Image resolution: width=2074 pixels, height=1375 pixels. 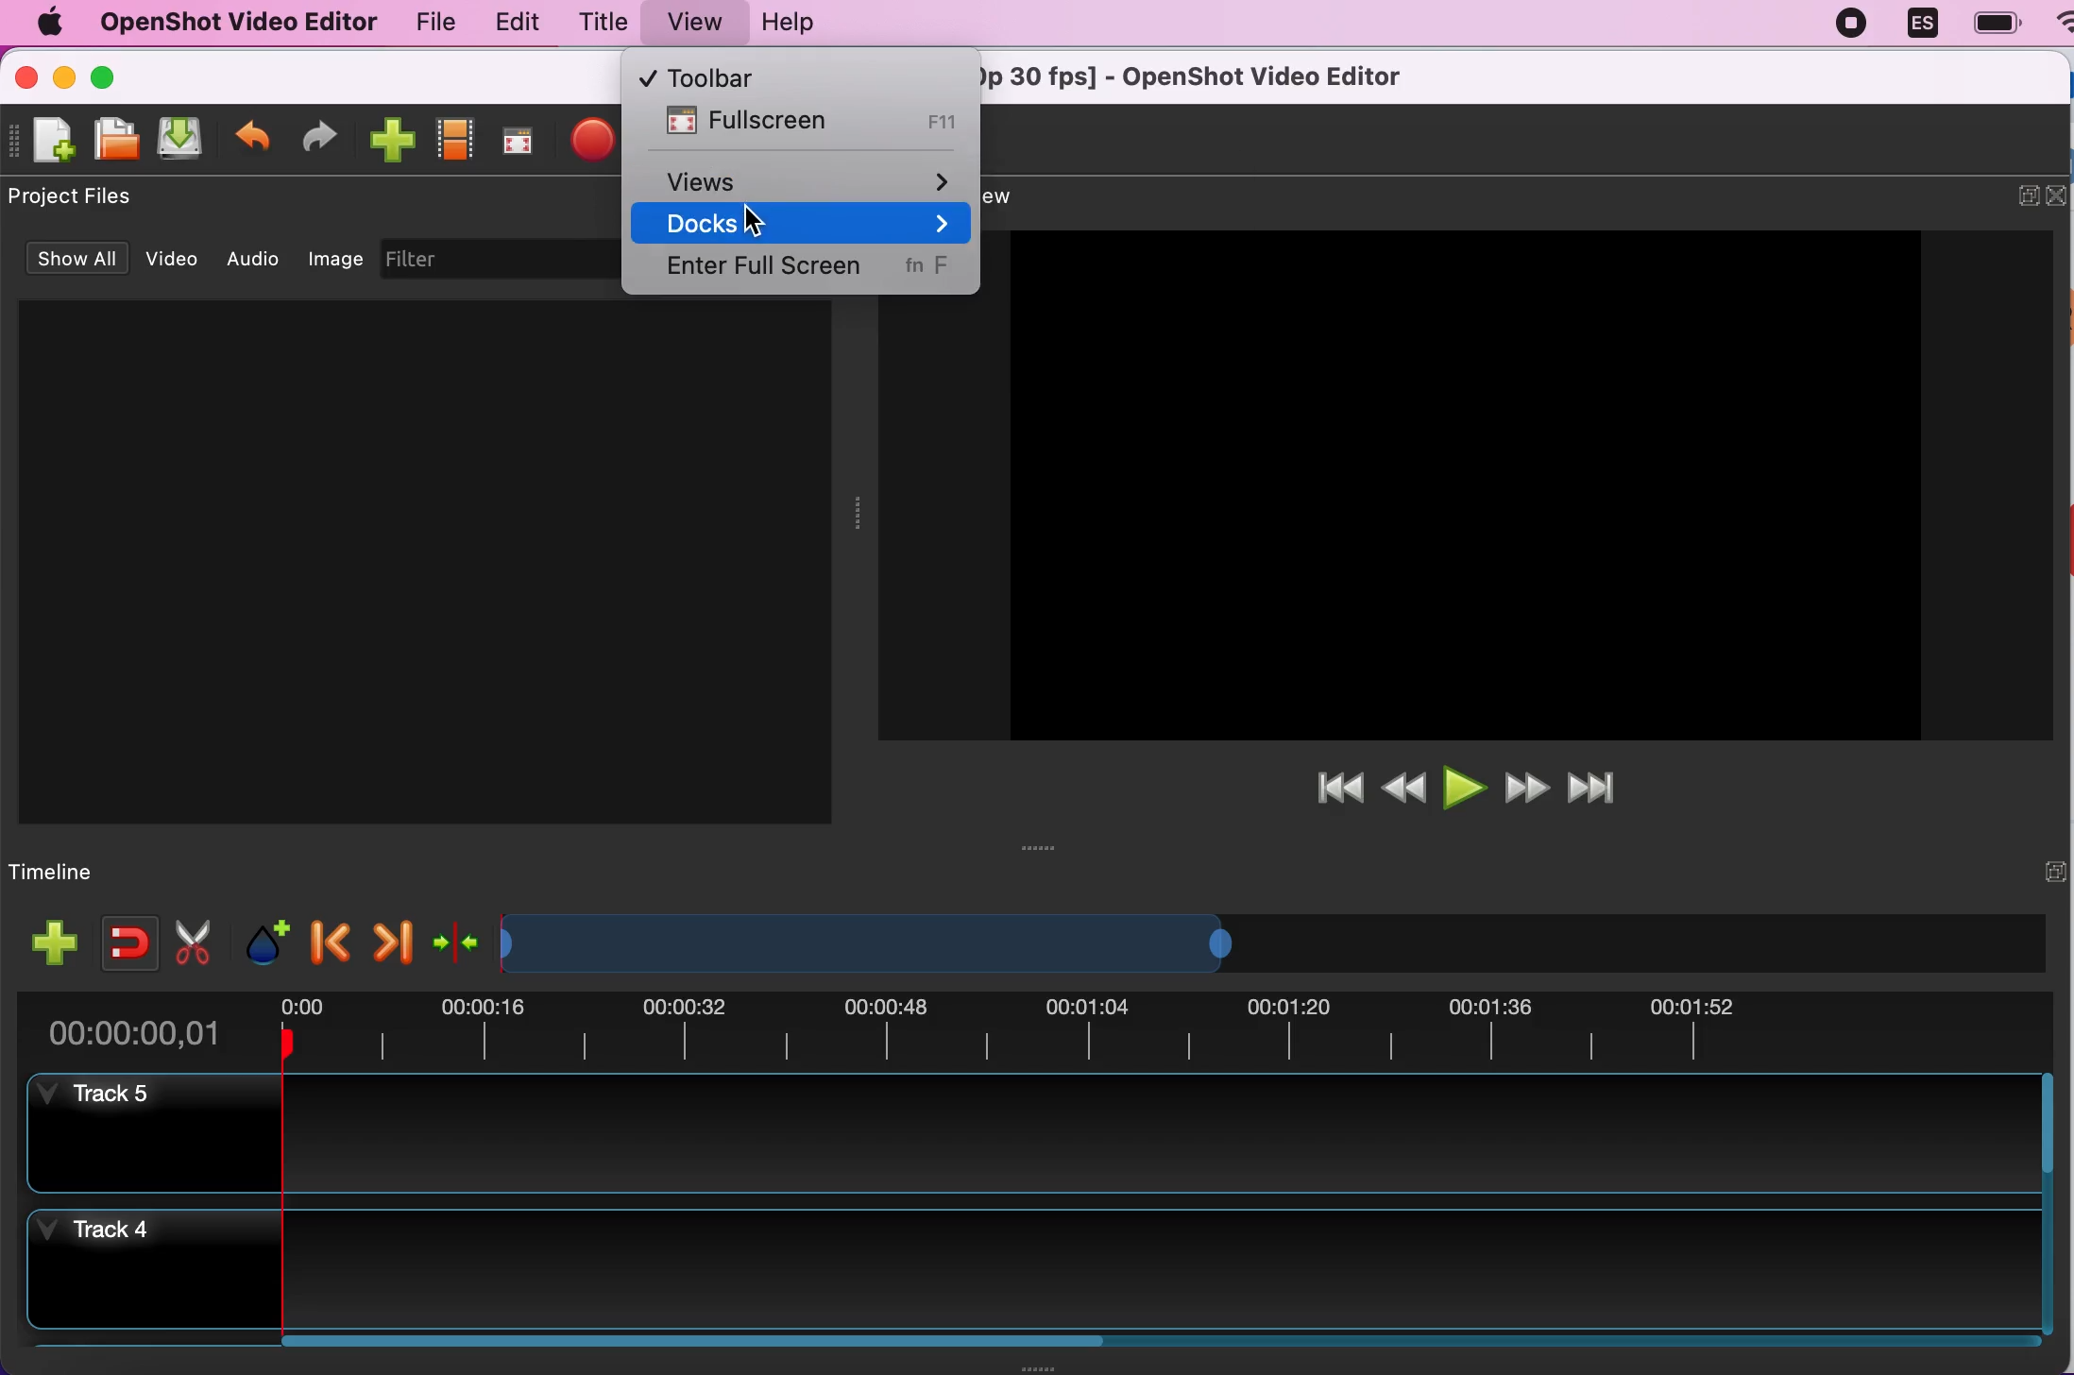 I want to click on minimize, so click(x=66, y=80).